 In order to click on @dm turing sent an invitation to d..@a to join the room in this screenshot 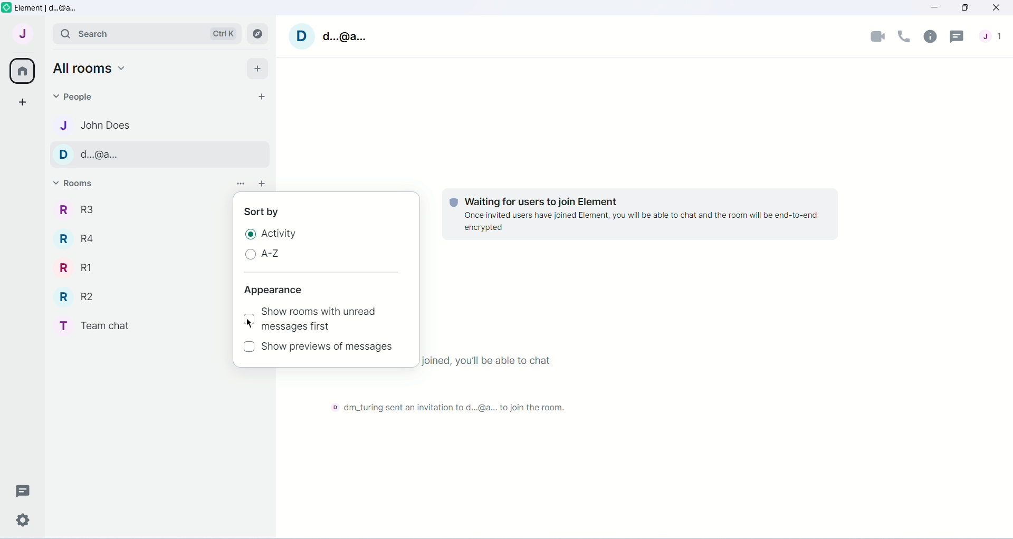, I will do `click(447, 409)`.